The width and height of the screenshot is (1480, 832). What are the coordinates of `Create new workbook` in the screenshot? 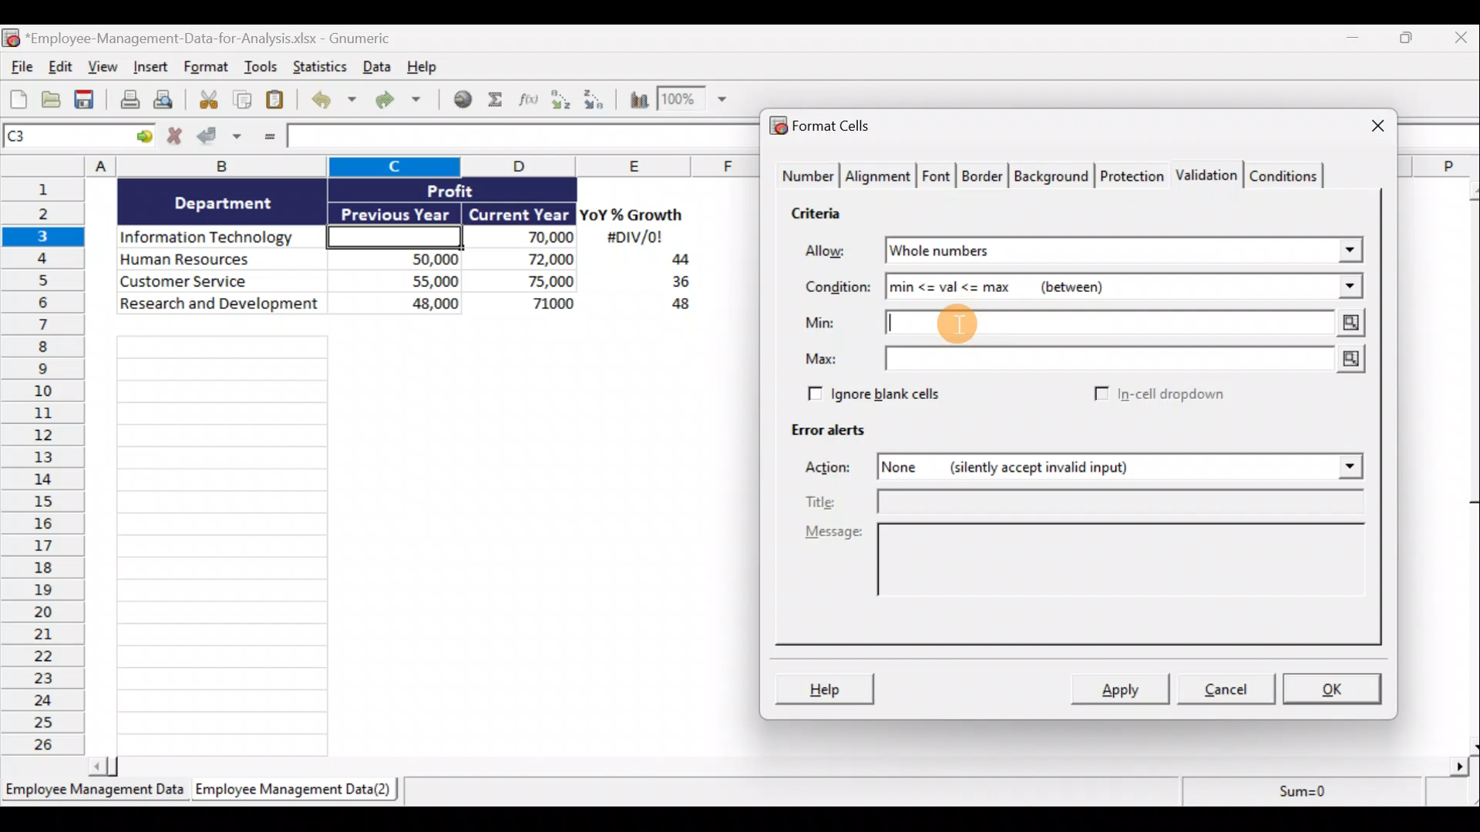 It's located at (18, 99).